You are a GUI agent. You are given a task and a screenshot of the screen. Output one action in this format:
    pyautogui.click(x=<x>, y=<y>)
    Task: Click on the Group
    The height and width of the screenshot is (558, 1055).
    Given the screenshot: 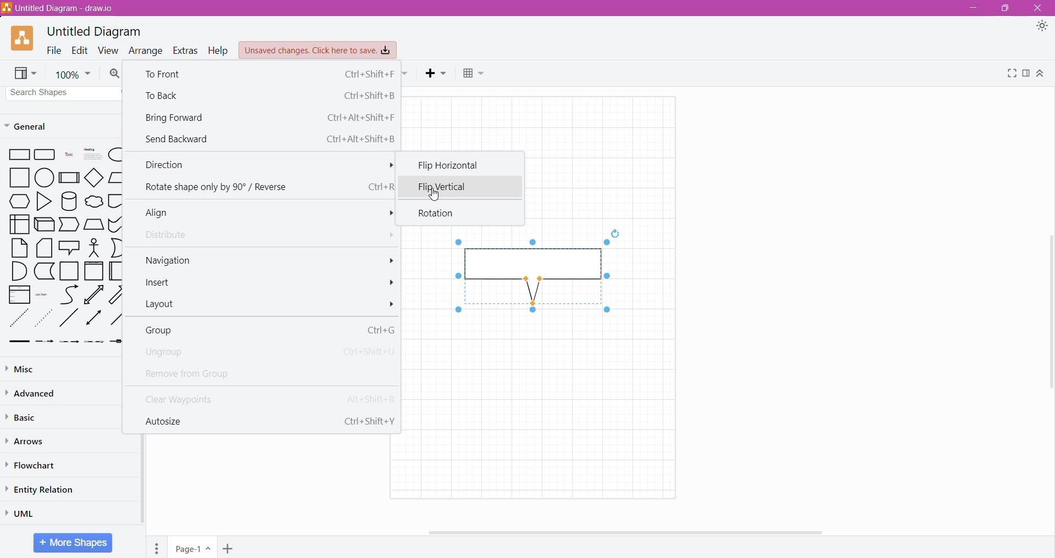 What is the action you would take?
    pyautogui.click(x=267, y=330)
    